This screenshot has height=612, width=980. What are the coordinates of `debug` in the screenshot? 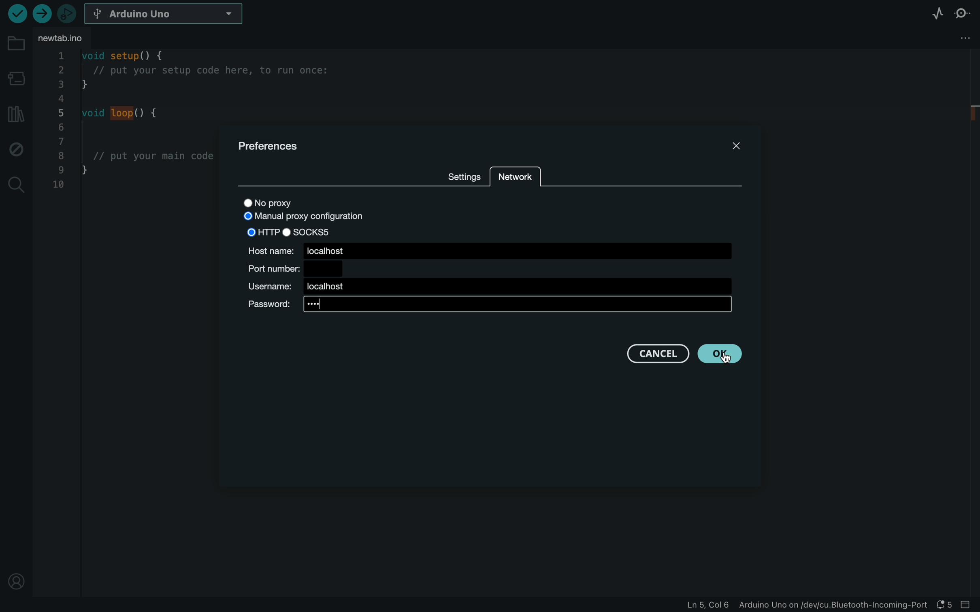 It's located at (16, 149).